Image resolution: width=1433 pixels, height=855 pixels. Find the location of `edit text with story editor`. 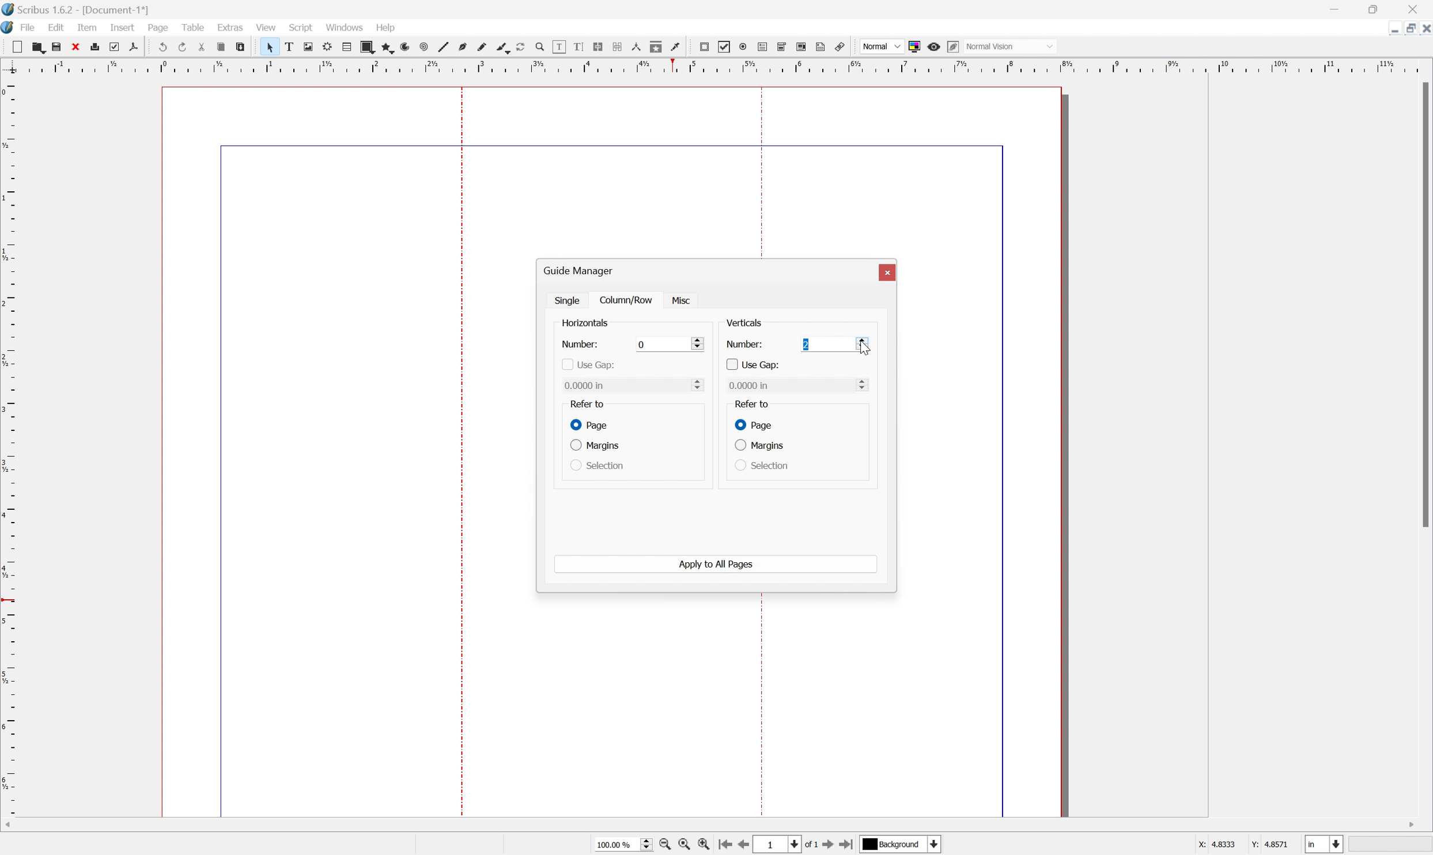

edit text with story editor is located at coordinates (580, 47).